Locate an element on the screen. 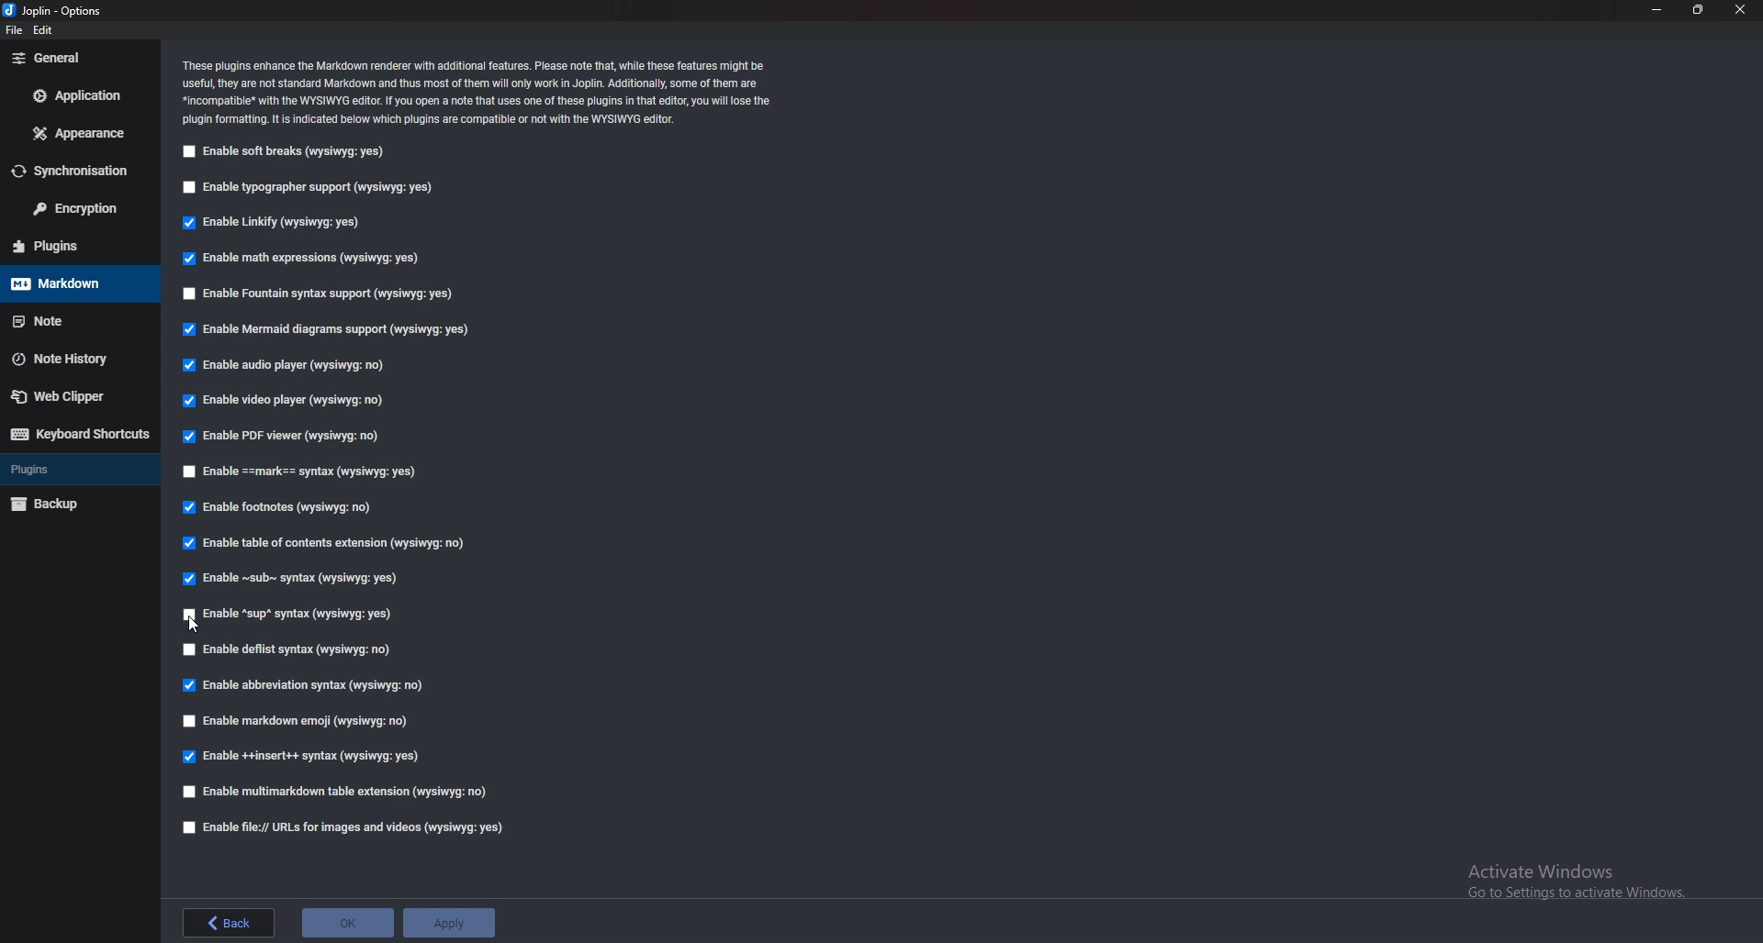 Image resolution: width=1763 pixels, height=943 pixels. Enable footnotes is located at coordinates (284, 508).